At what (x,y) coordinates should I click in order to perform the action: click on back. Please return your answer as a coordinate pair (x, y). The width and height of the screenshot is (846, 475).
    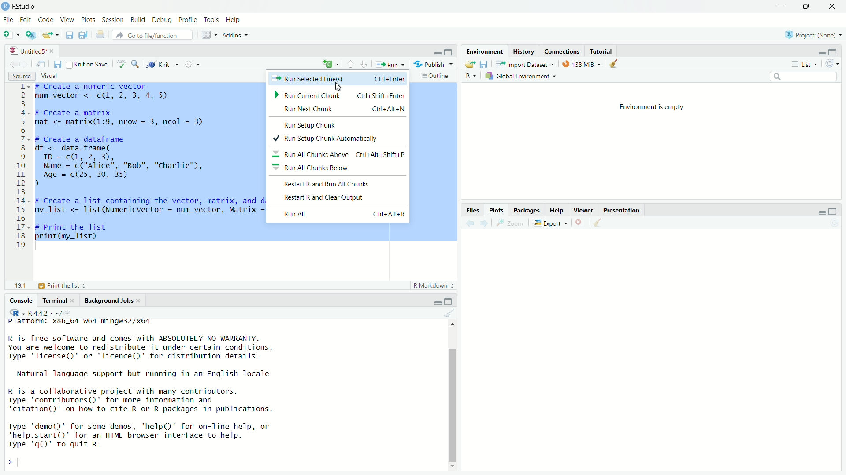
    Looking at the image, I should click on (471, 225).